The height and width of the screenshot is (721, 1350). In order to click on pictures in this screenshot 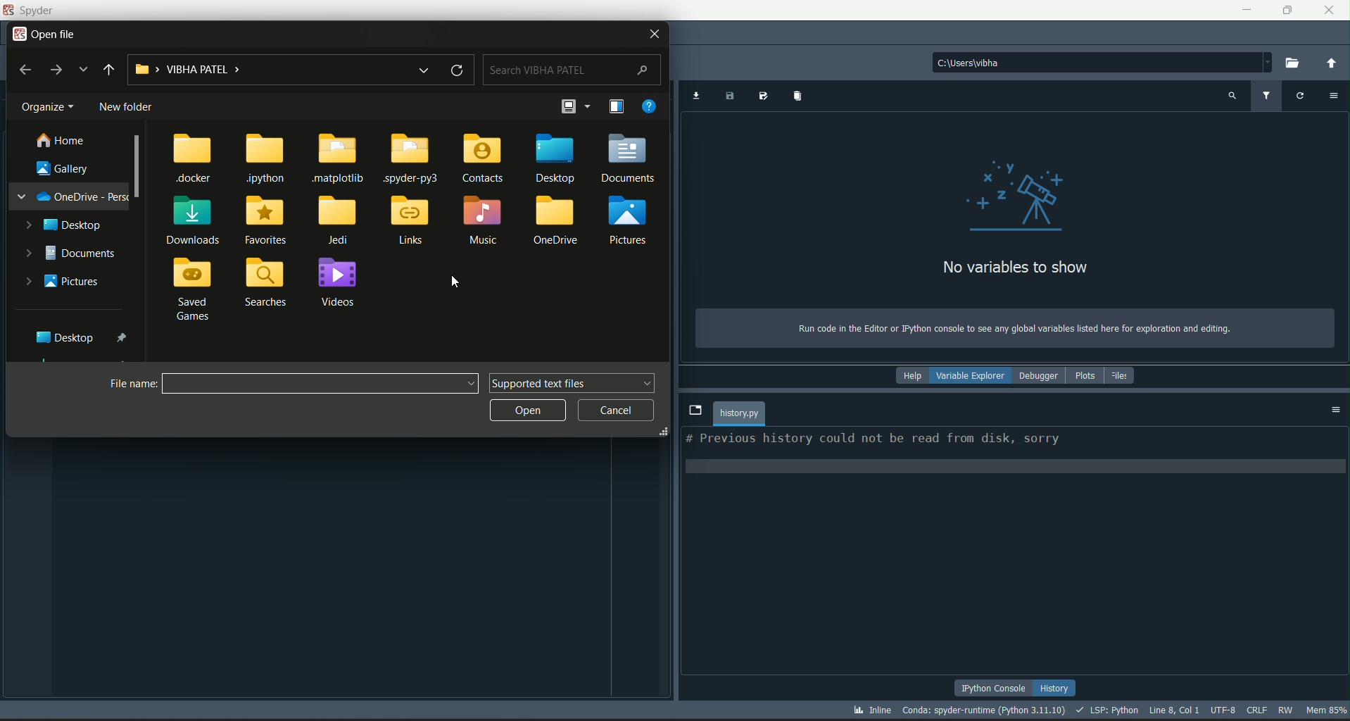, I will do `click(64, 282)`.